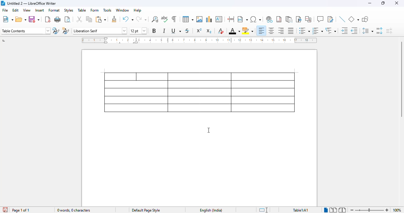  Describe the element at coordinates (397, 210) in the screenshot. I see `zoom factor` at that location.